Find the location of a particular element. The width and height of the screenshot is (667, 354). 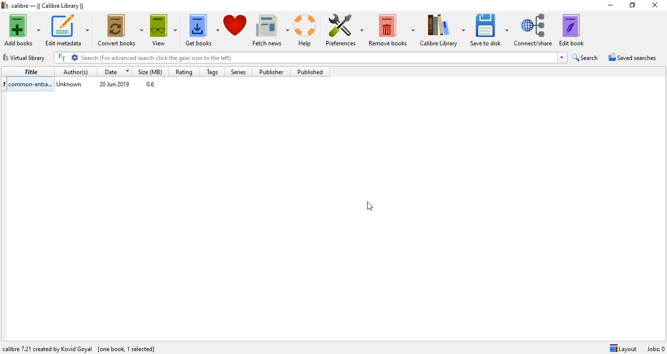

Configure calibre is located at coordinates (82, 347).